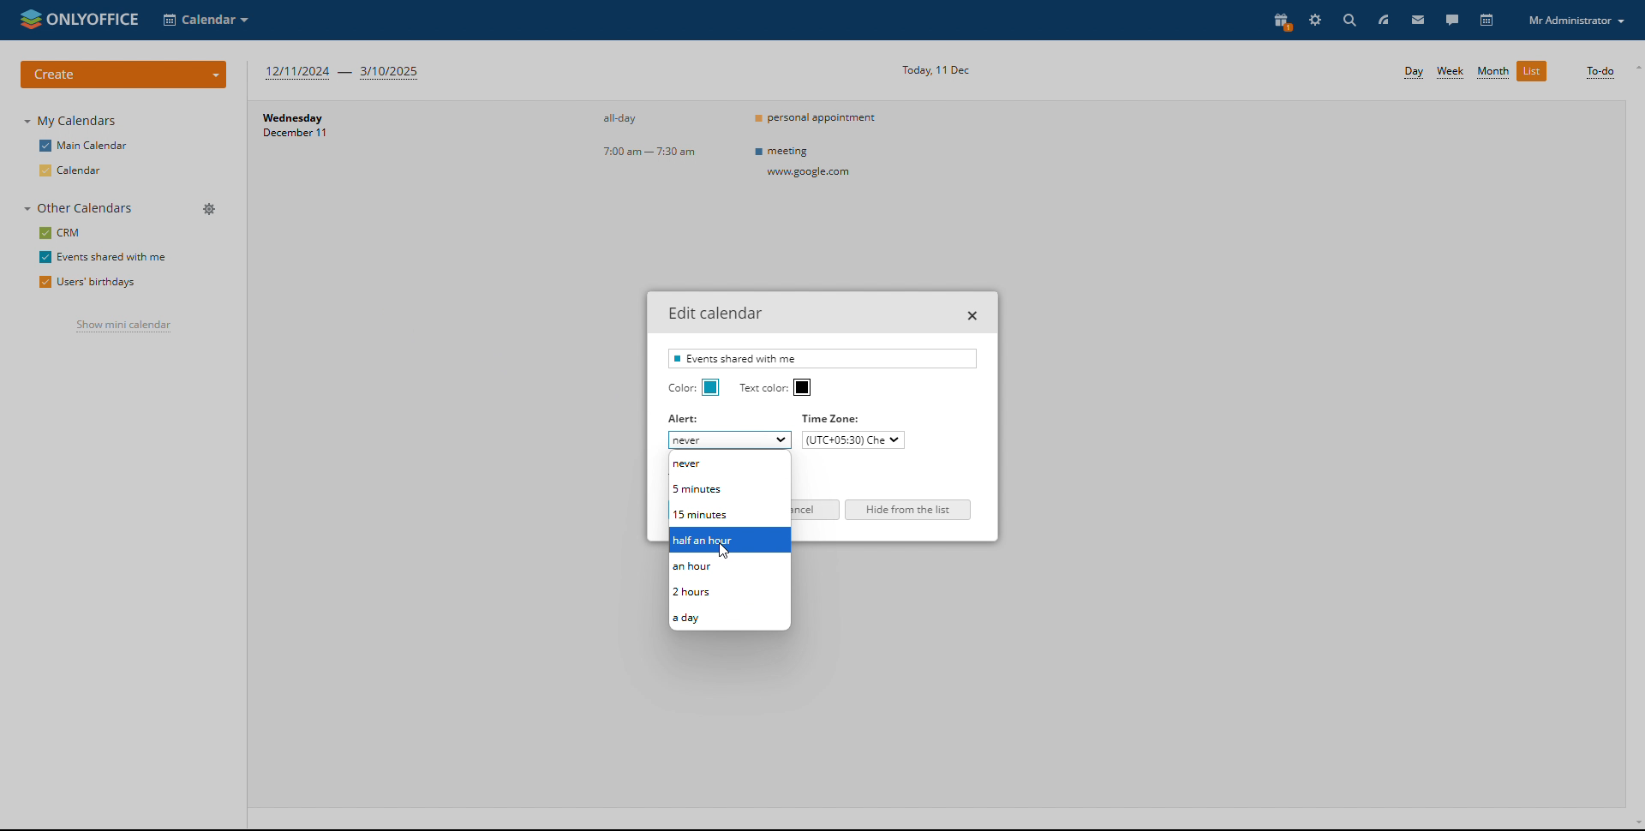  Describe the element at coordinates (803, 387) in the screenshot. I see `text color` at that location.